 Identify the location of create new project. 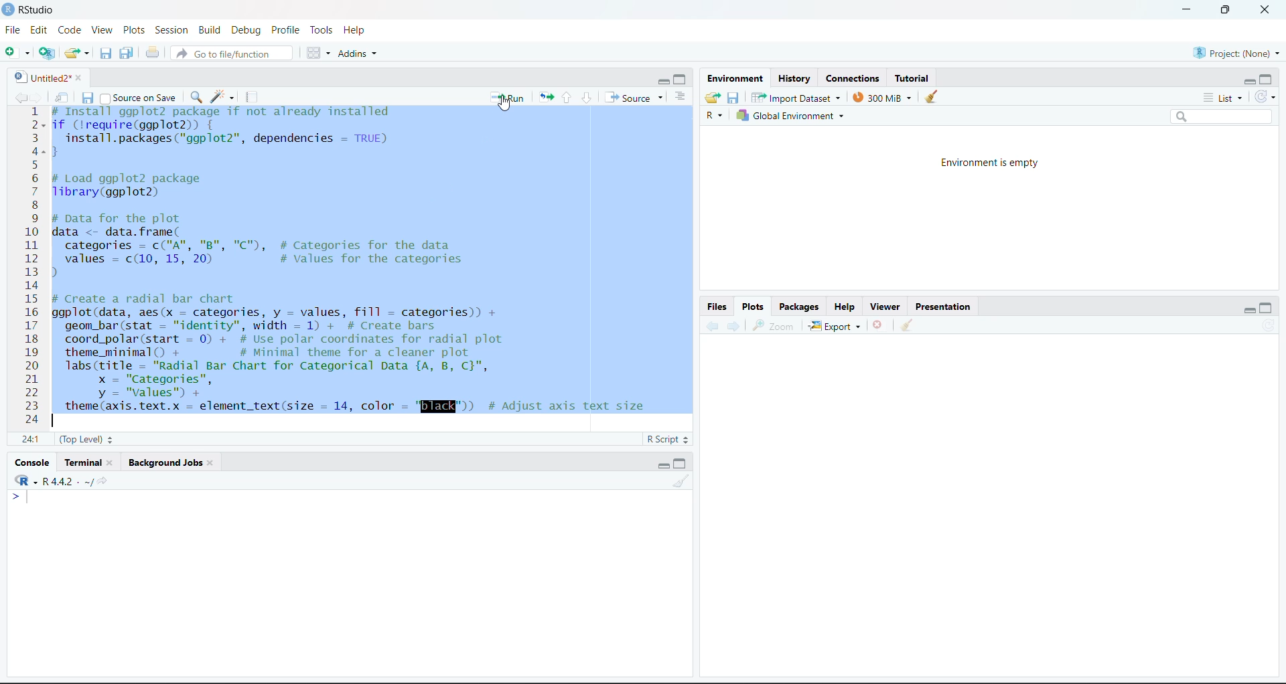
(46, 54).